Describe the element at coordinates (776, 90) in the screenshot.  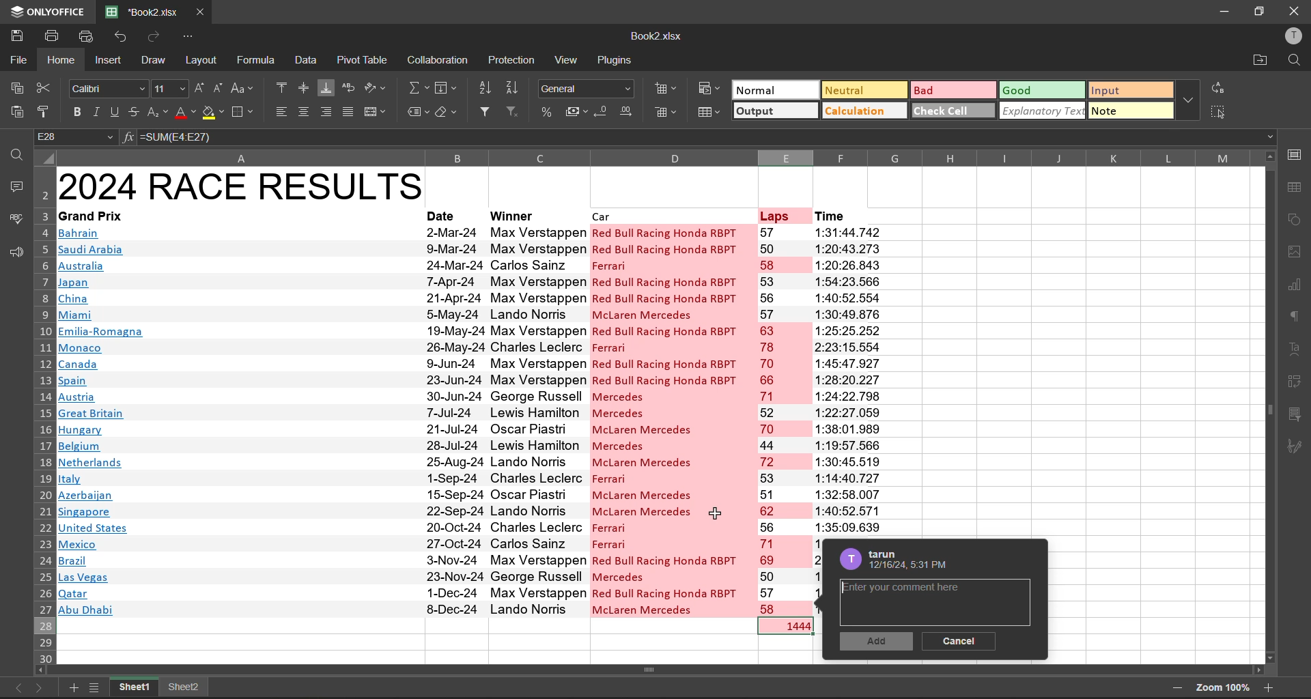
I see `normal` at that location.